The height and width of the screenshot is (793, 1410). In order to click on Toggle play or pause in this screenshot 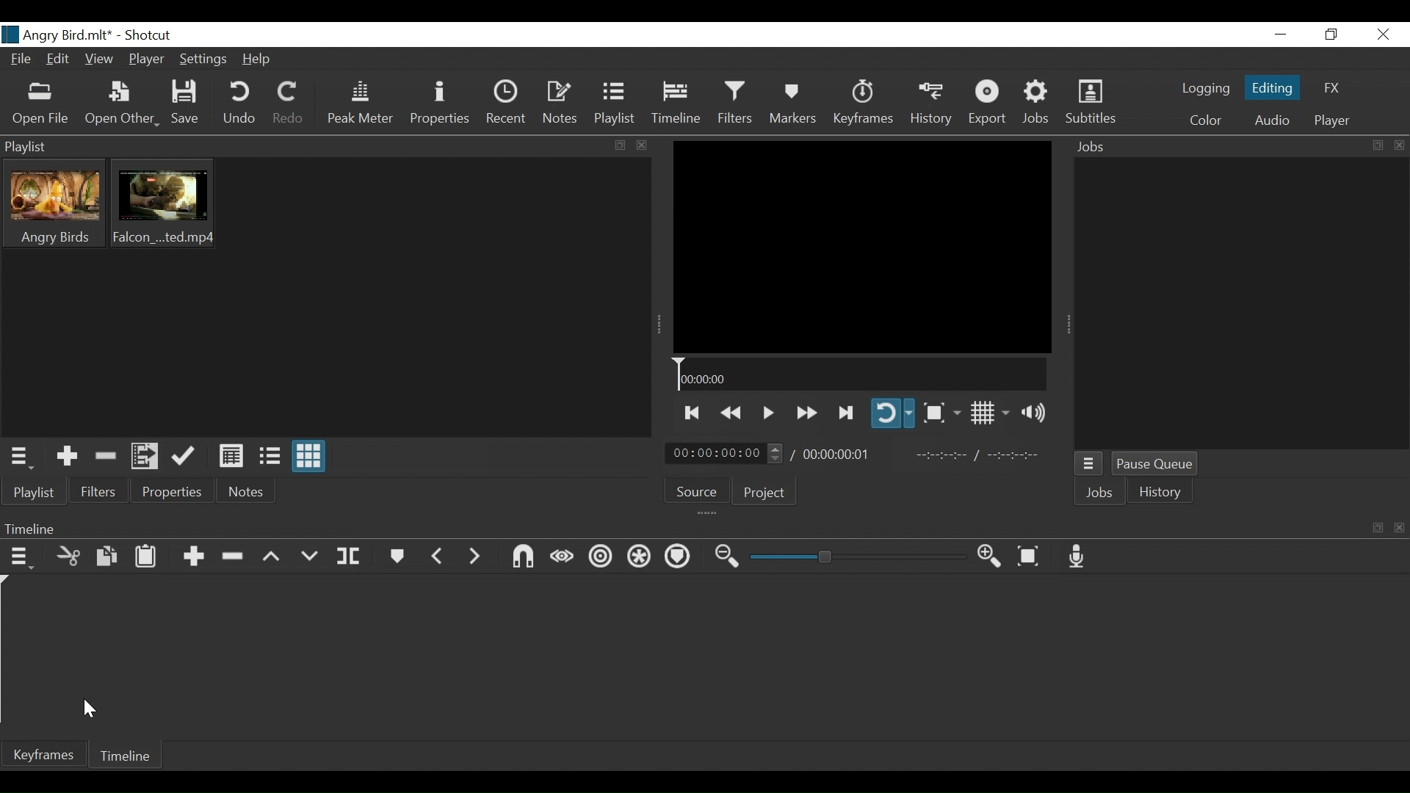, I will do `click(770, 413)`.